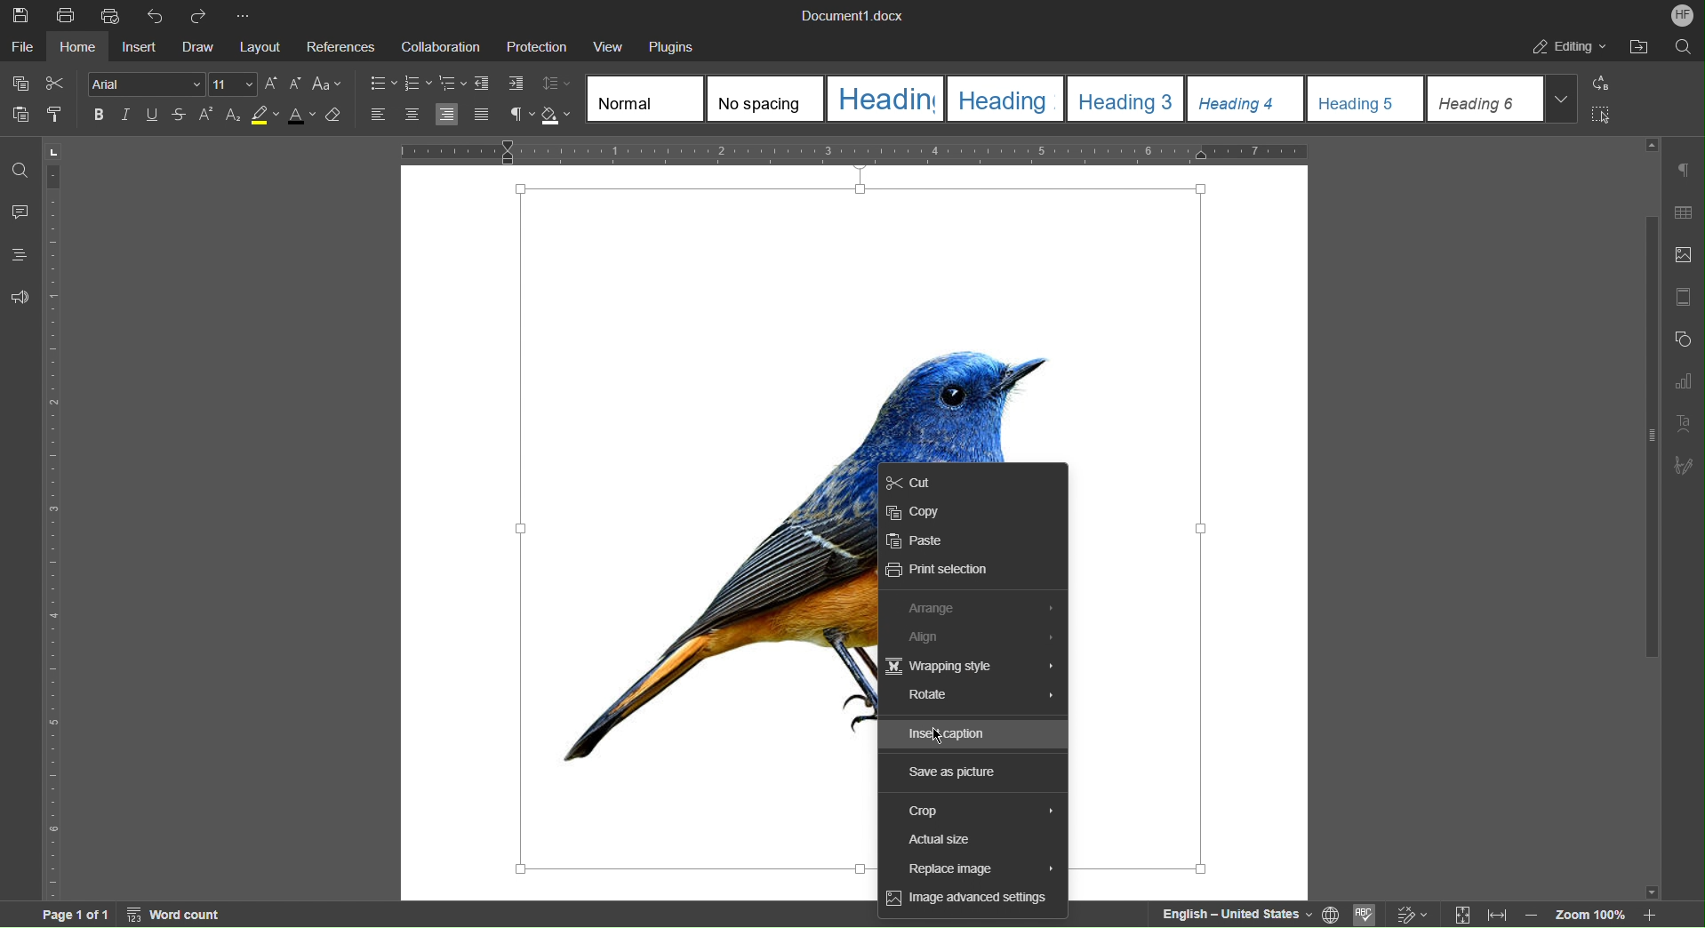  I want to click on English — United States, so click(1233, 913).